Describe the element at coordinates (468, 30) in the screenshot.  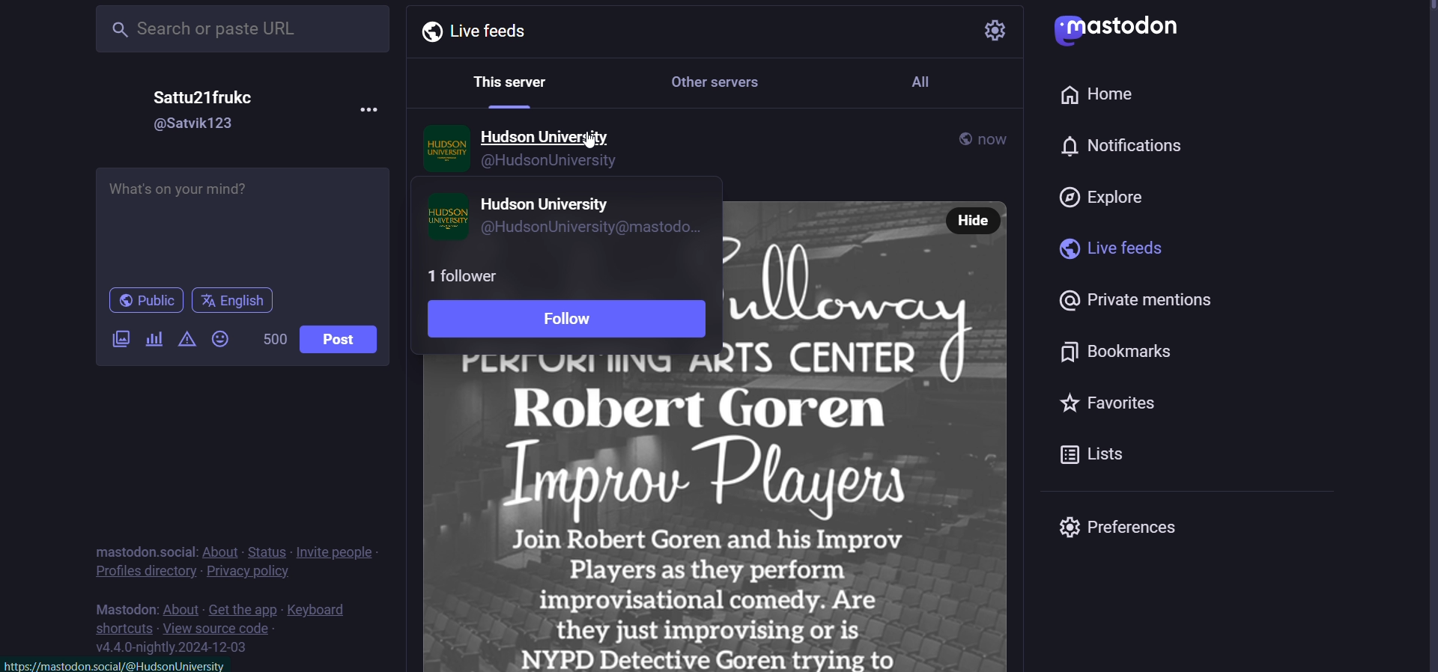
I see `live feed` at that location.